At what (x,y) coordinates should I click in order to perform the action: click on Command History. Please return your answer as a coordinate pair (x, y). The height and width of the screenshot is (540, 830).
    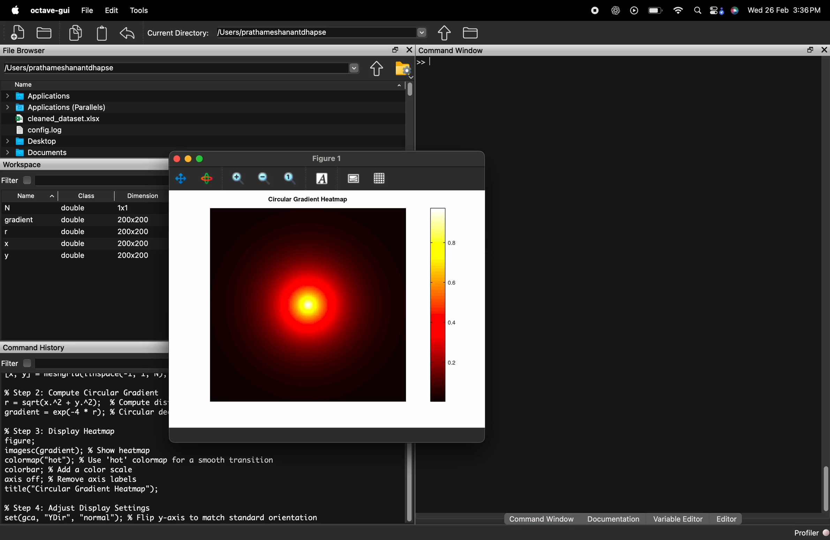
    Looking at the image, I should click on (81, 347).